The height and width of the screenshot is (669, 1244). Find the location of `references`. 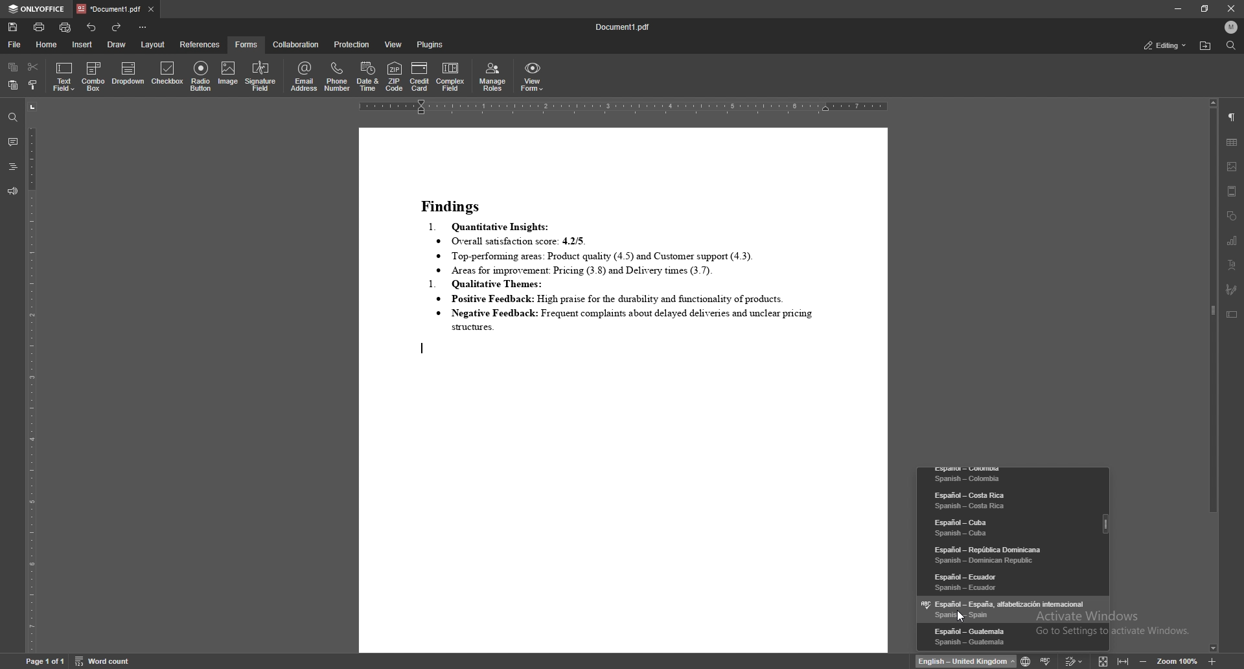

references is located at coordinates (201, 45).